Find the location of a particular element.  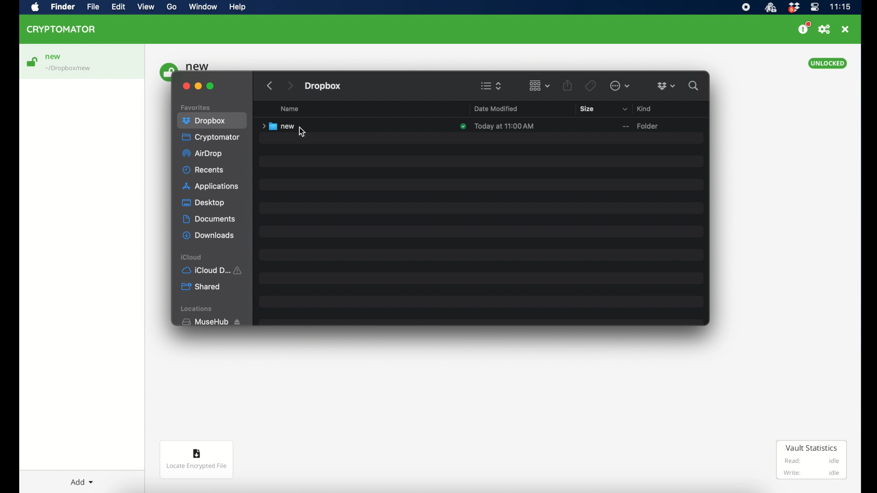

more options is located at coordinates (620, 86).